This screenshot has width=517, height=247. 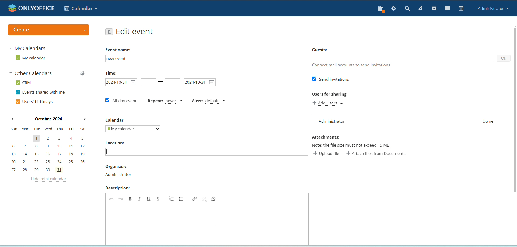 What do you see at coordinates (376, 154) in the screenshot?
I see `attach file from documents` at bounding box center [376, 154].